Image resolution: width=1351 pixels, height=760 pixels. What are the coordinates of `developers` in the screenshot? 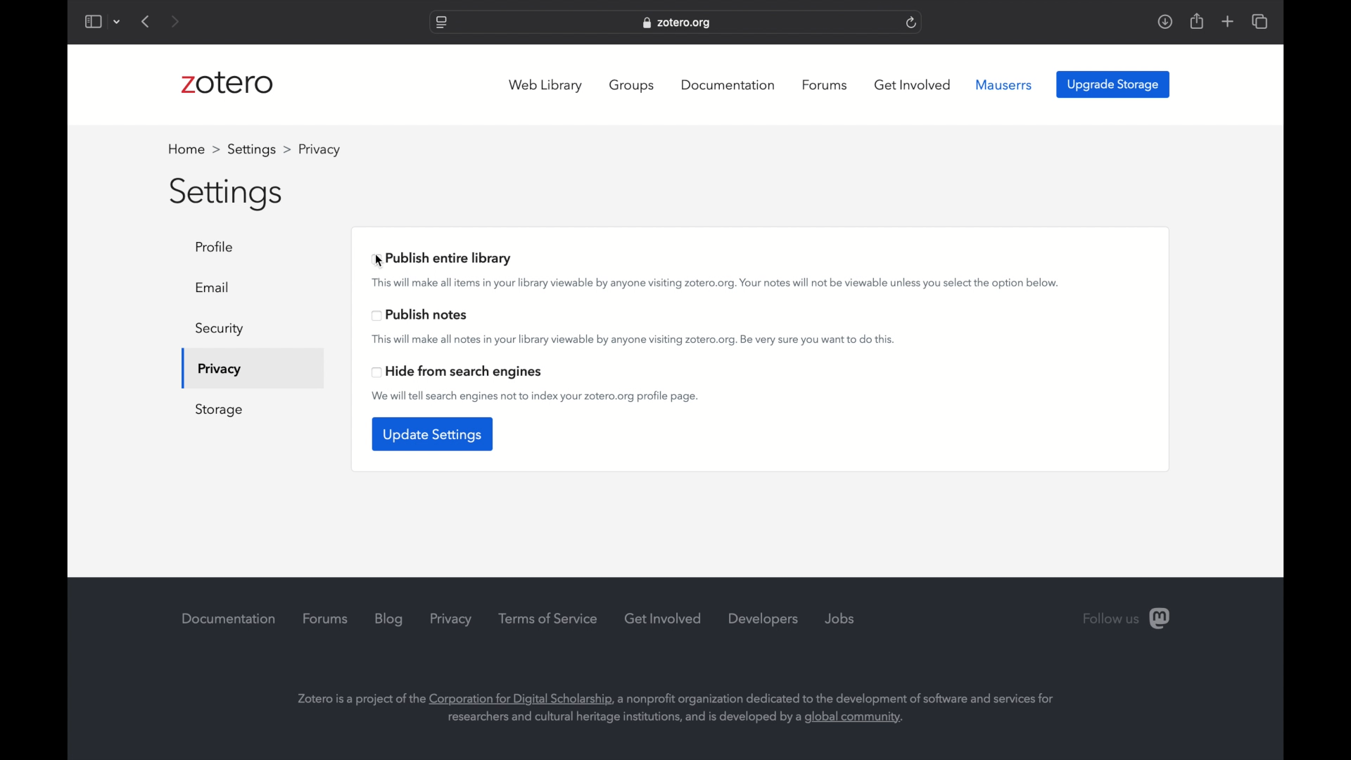 It's located at (763, 619).